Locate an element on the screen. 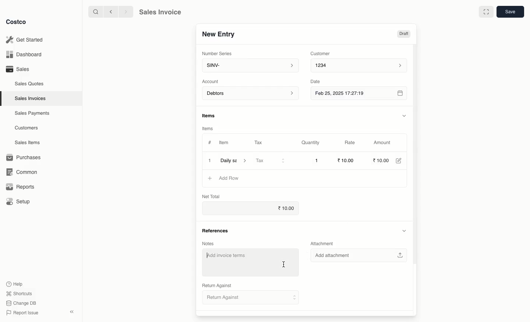 The height and width of the screenshot is (322, 530). Daily sa is located at coordinates (235, 160).